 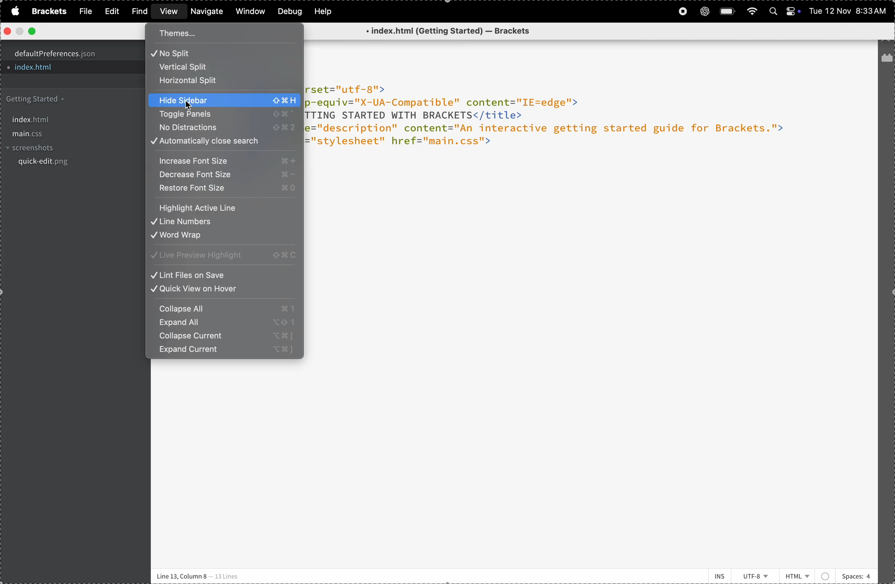 What do you see at coordinates (199, 575) in the screenshot?
I see `line and column -13 lines` at bounding box center [199, 575].